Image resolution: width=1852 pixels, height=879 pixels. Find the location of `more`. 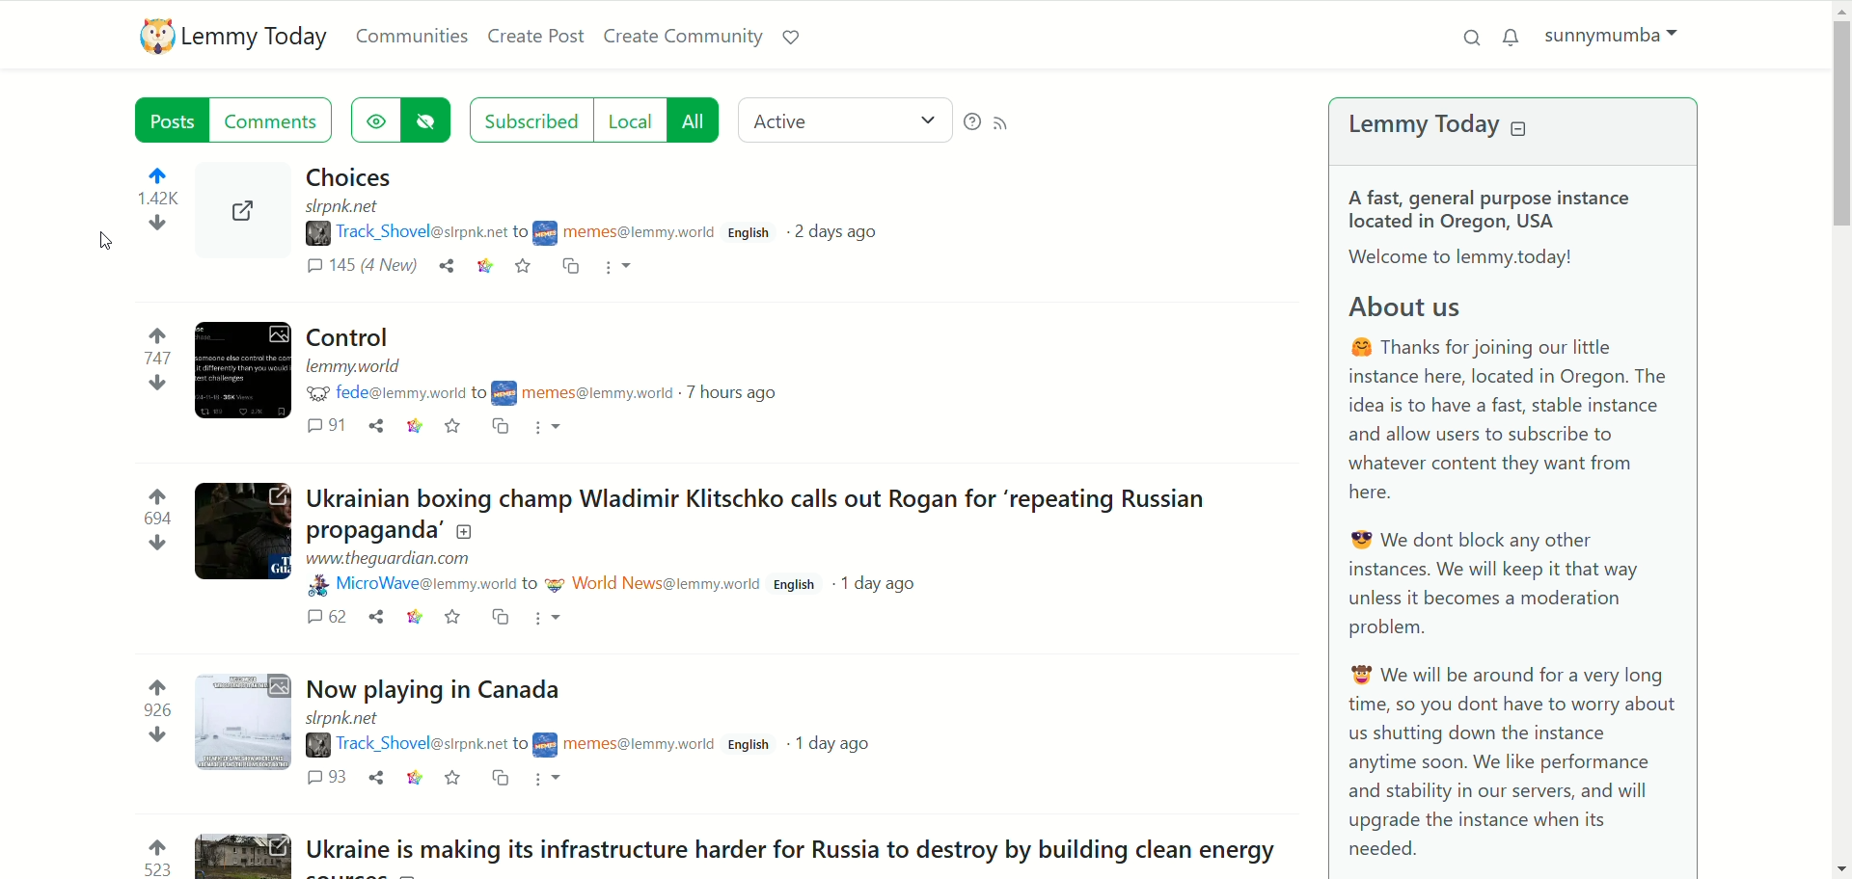

more is located at coordinates (550, 430).